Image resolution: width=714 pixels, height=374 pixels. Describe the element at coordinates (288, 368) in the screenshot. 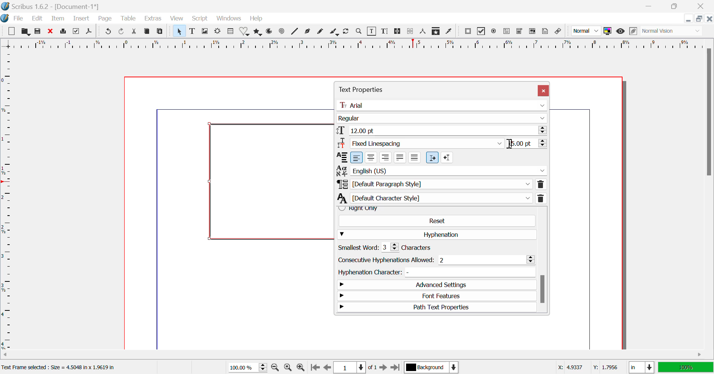

I see `Zoom to 100%` at that location.